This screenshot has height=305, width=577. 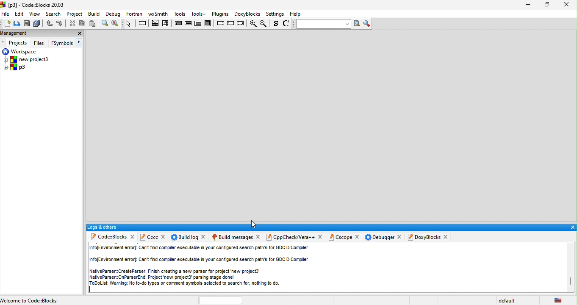 I want to click on code-blocks 20.03, so click(x=33, y=4).